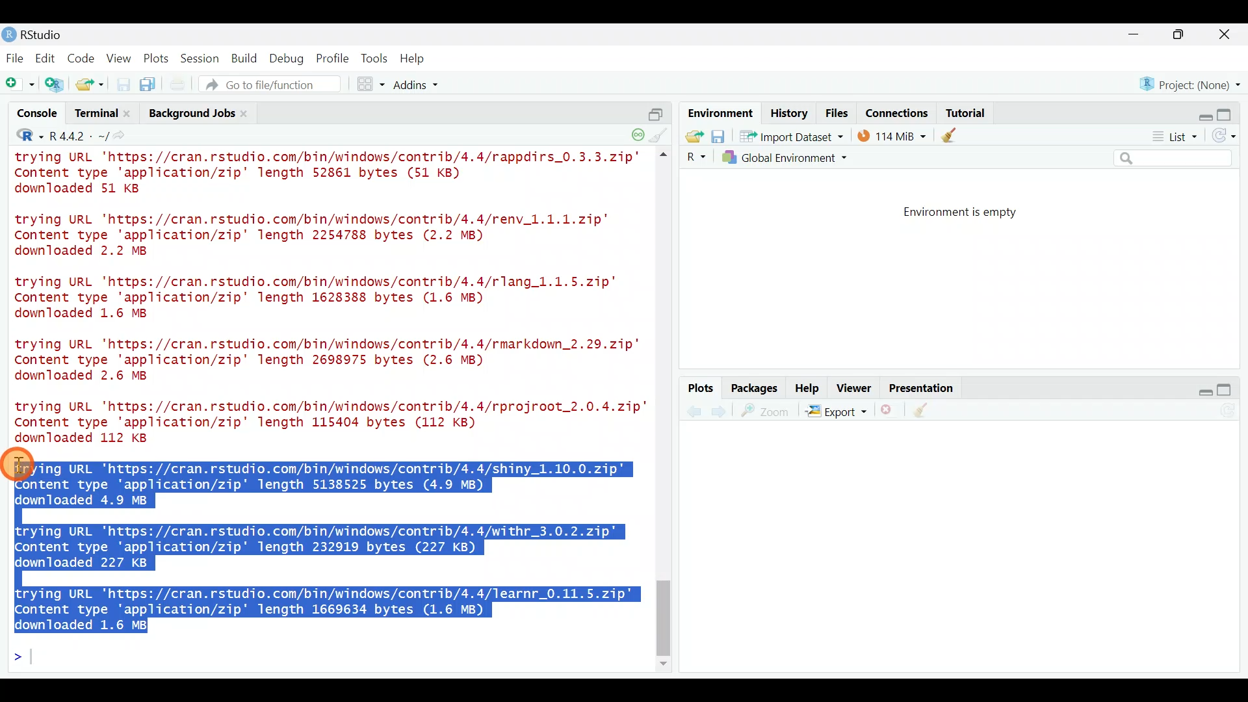 Image resolution: width=1248 pixels, height=702 pixels. I want to click on split, so click(655, 109).